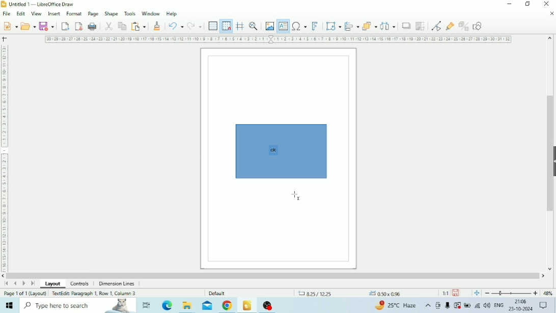 This screenshot has height=313, width=556. What do you see at coordinates (158, 26) in the screenshot?
I see `Clone Formatting` at bounding box center [158, 26].